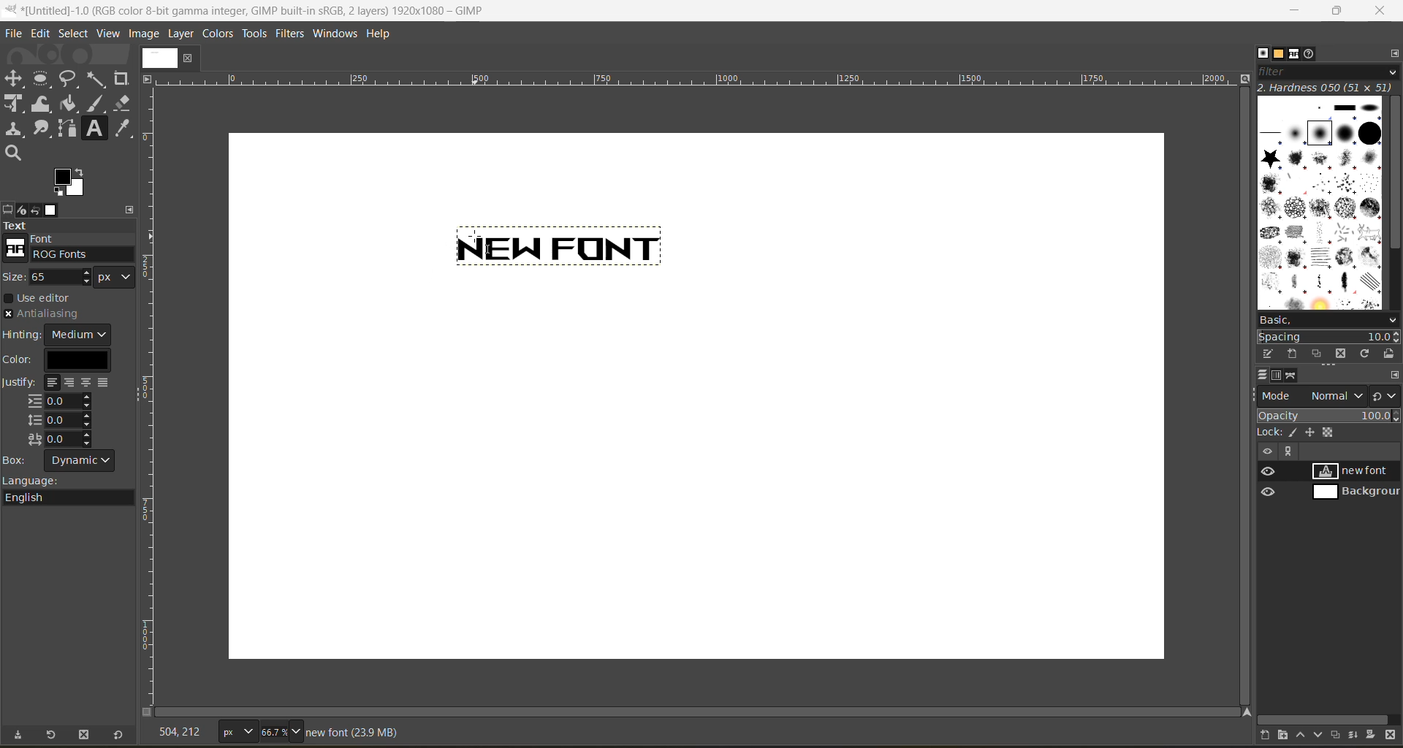 This screenshot has width=1403, height=748. Describe the element at coordinates (64, 359) in the screenshot. I see `color` at that location.